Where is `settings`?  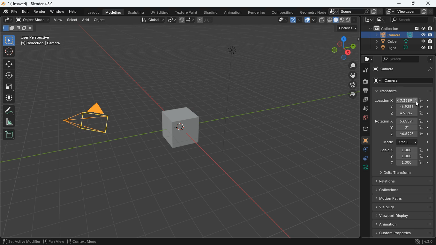
settings is located at coordinates (366, 59).